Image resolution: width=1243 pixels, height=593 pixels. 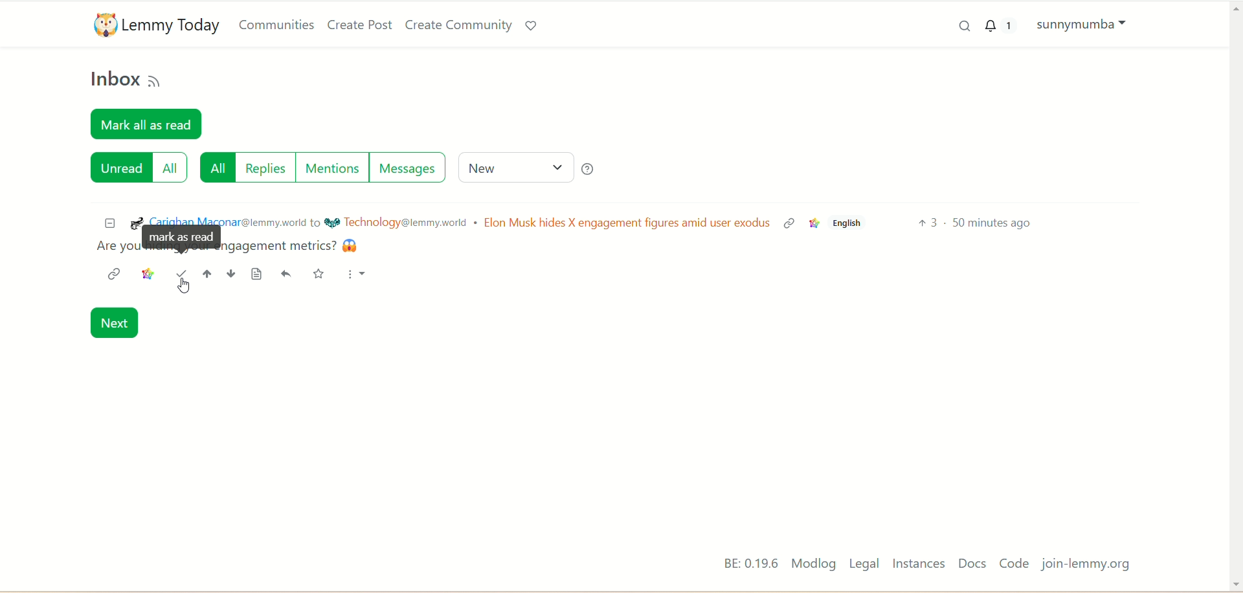 What do you see at coordinates (533, 25) in the screenshot?
I see `support lemmy` at bounding box center [533, 25].